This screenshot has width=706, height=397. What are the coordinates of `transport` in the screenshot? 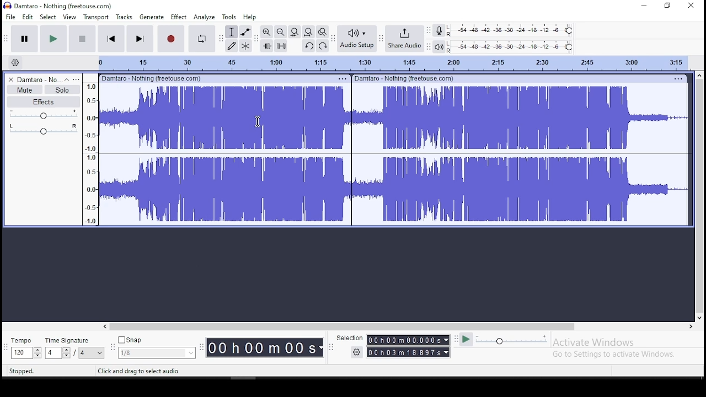 It's located at (95, 17).